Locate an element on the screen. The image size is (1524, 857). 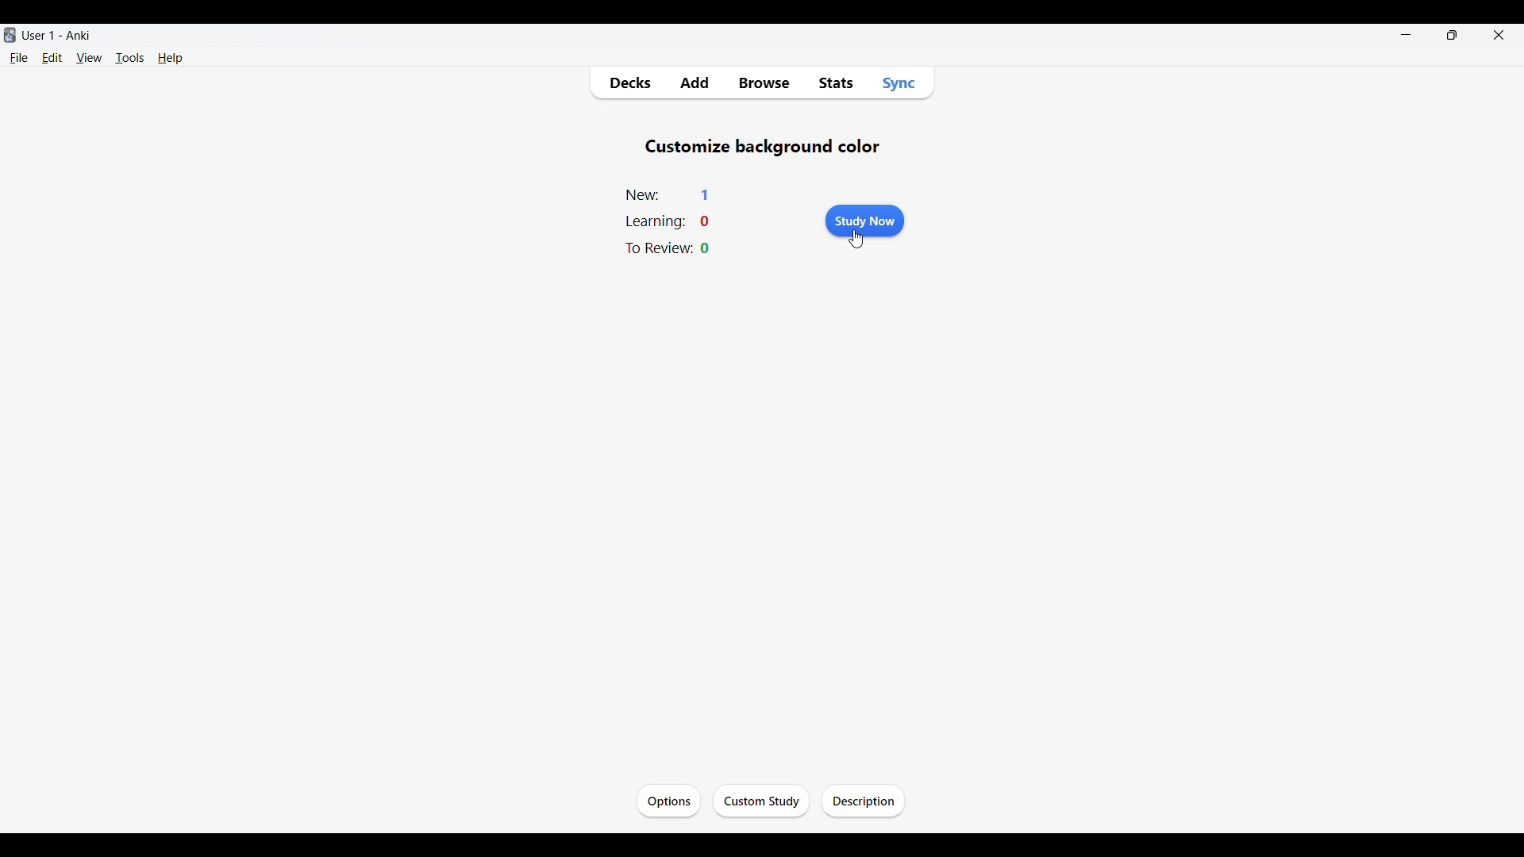
Help menu is located at coordinates (171, 57).